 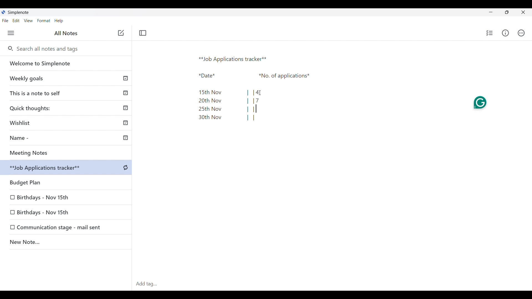 I want to click on Help, so click(x=59, y=21).